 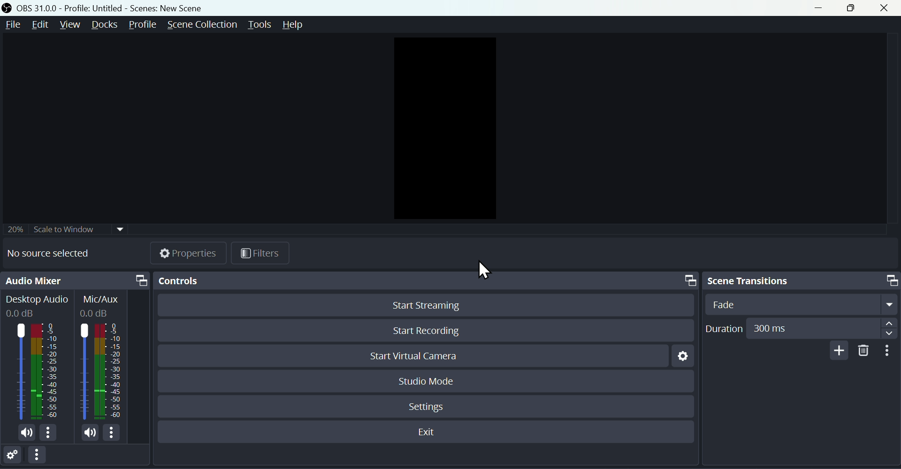 I want to click on minimise, so click(x=822, y=9).